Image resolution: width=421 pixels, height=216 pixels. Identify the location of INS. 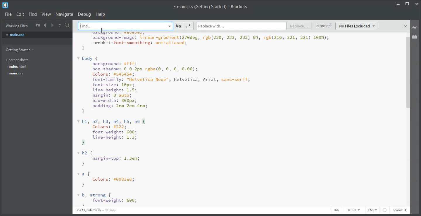
(336, 210).